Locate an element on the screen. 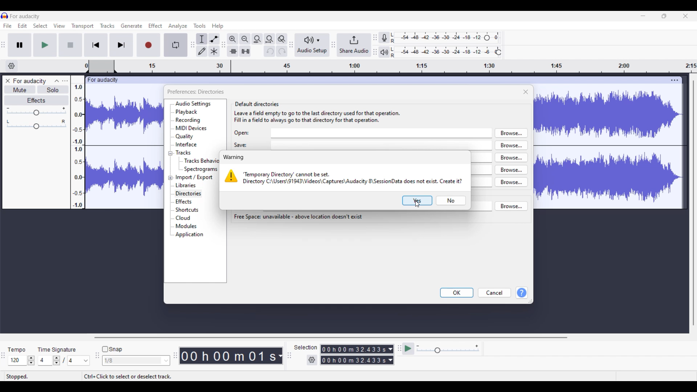 Image resolution: width=697 pixels, height=392 pixels. Zoom out is located at coordinates (245, 39).